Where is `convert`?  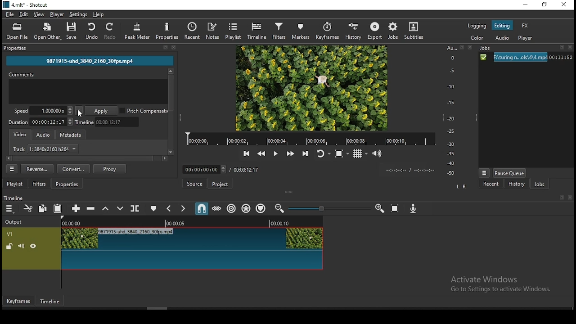 convert is located at coordinates (73, 169).